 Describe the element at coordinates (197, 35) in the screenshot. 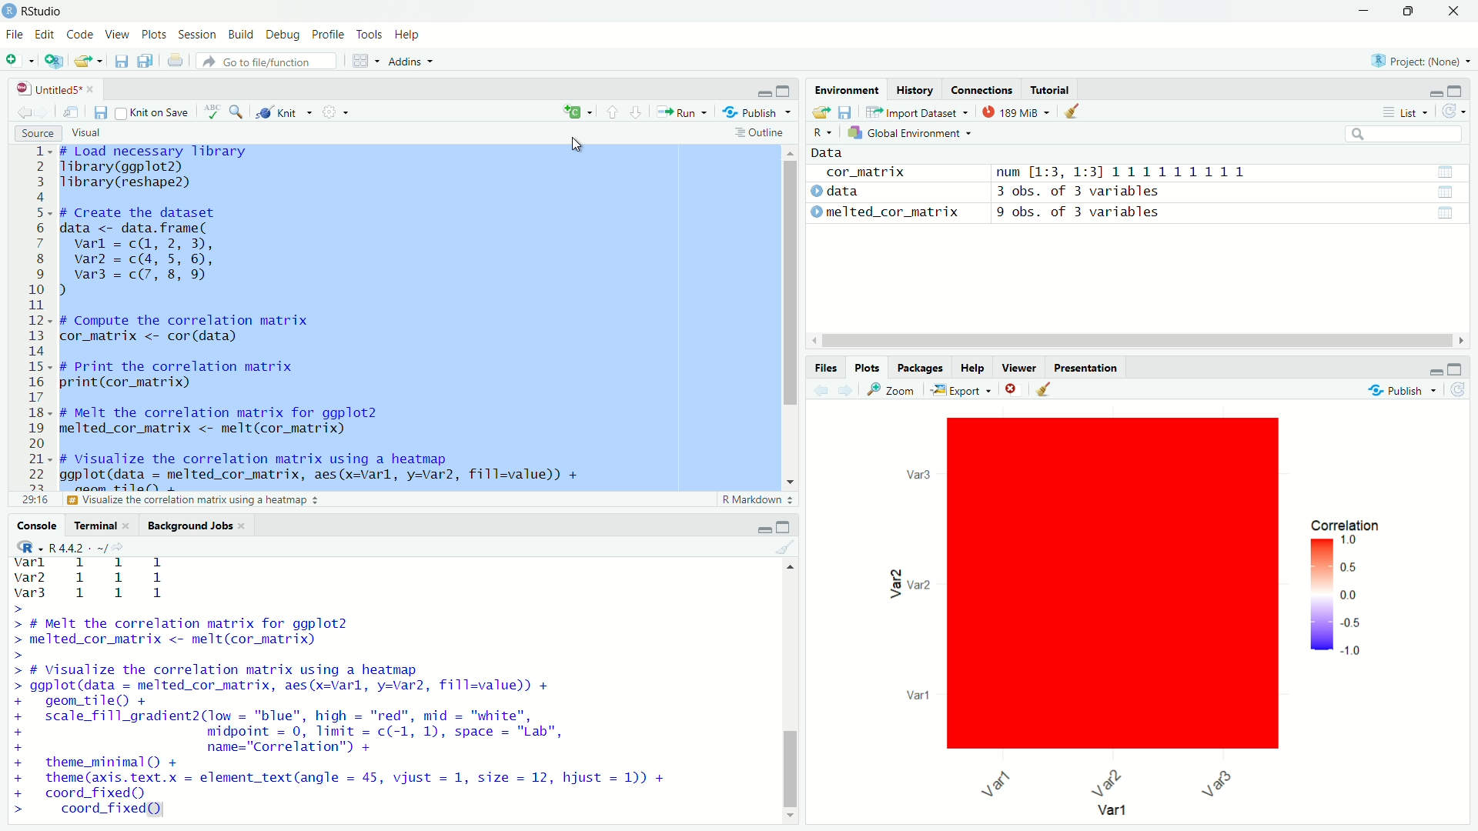

I see `session` at that location.